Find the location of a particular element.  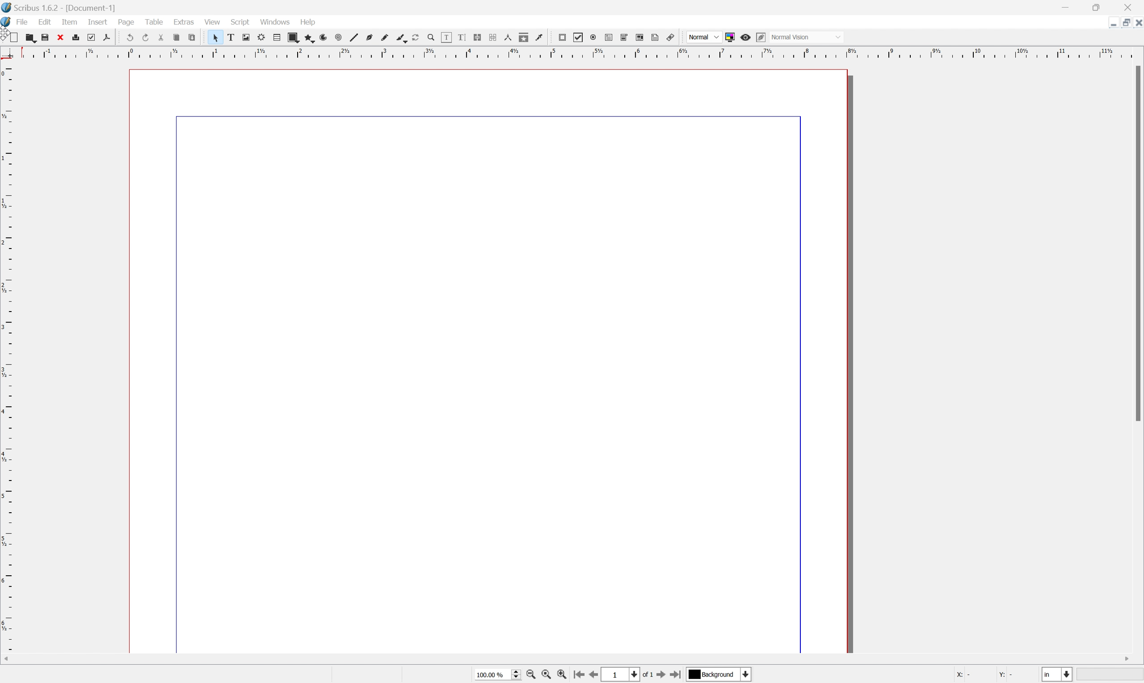

freehand line is located at coordinates (382, 36).